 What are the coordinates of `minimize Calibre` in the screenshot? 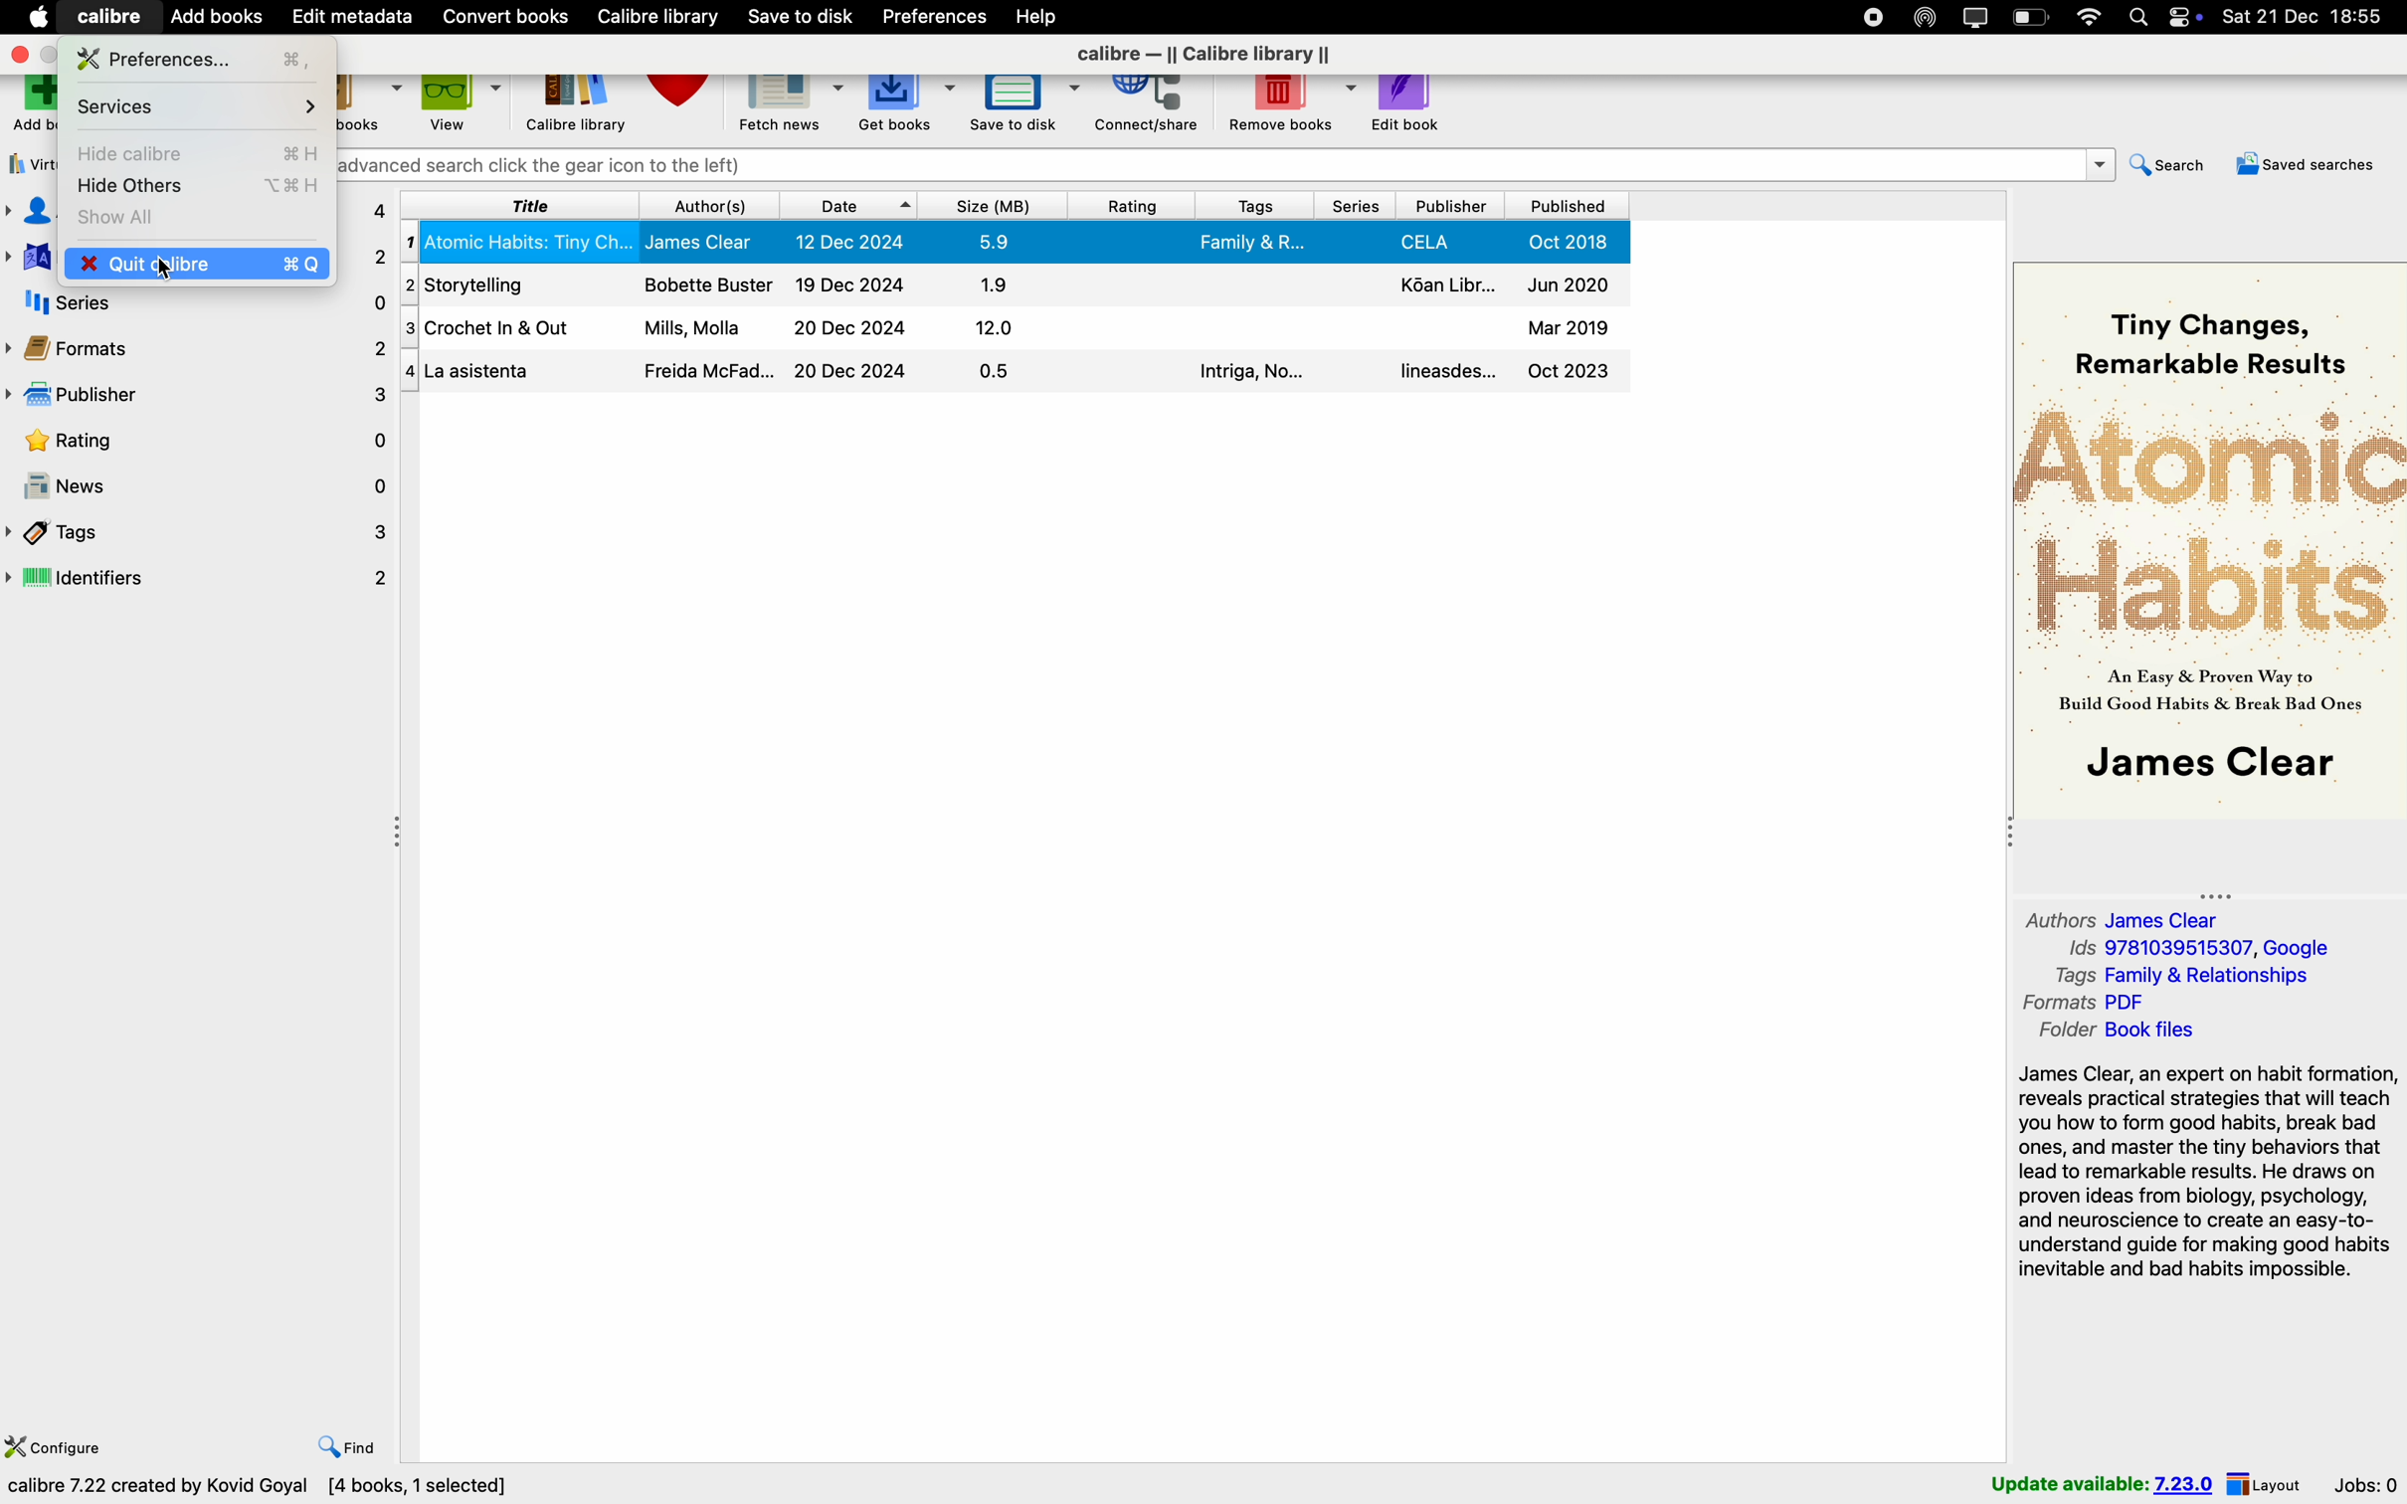 It's located at (53, 55).